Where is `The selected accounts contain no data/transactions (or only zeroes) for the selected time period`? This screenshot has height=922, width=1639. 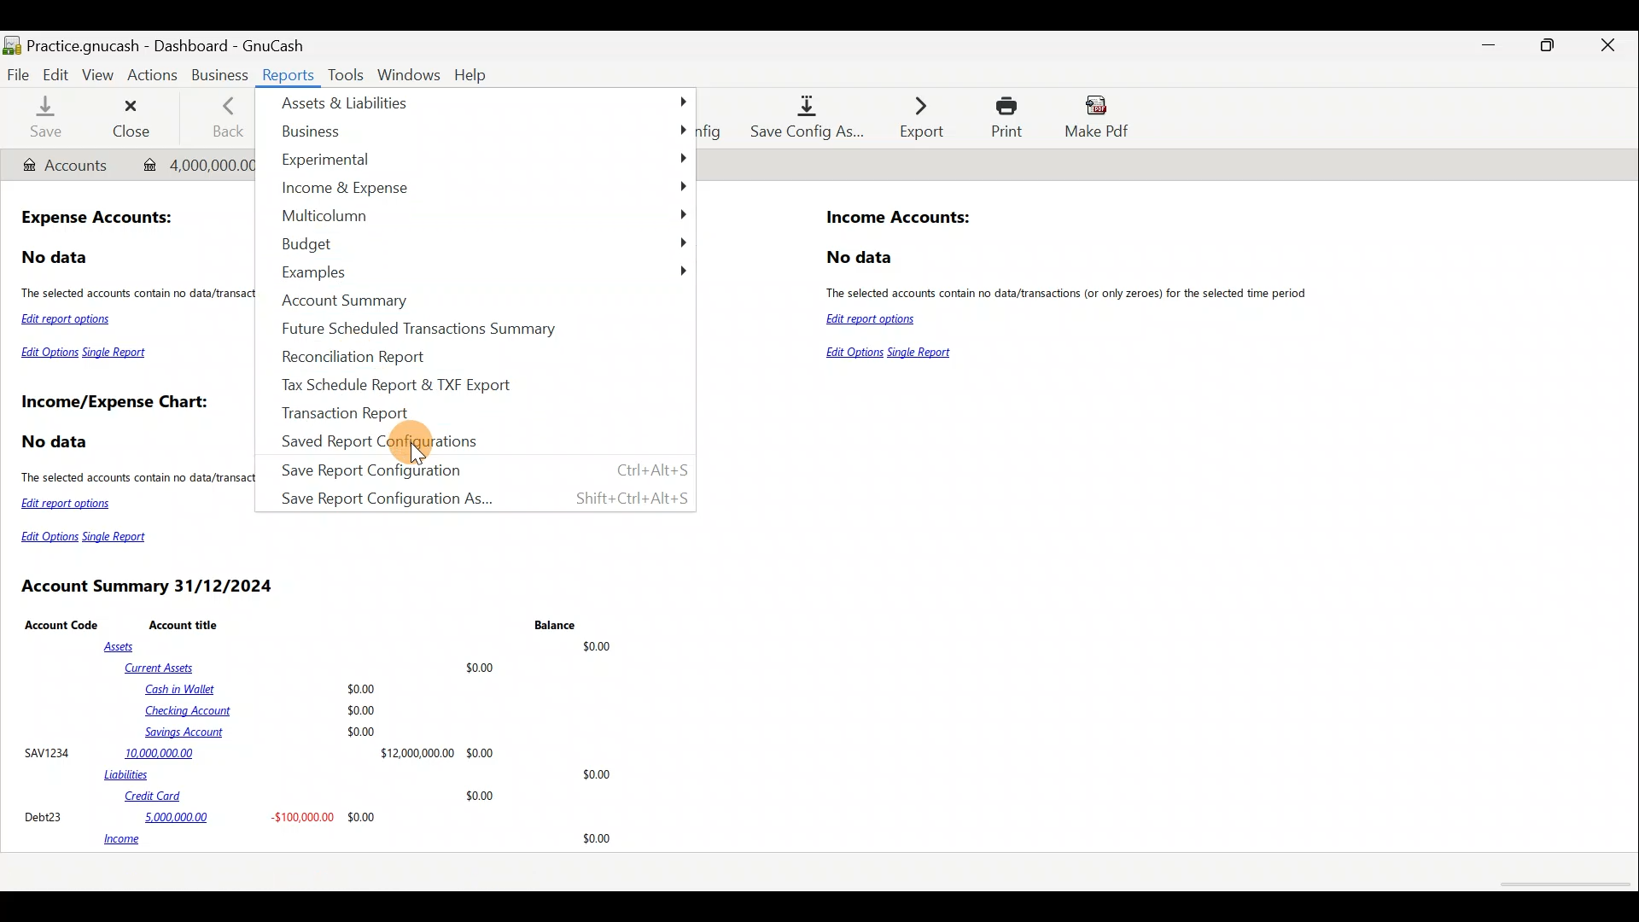
The selected accounts contain no data/transactions (or only zeroes) for the selected time period is located at coordinates (138, 480).